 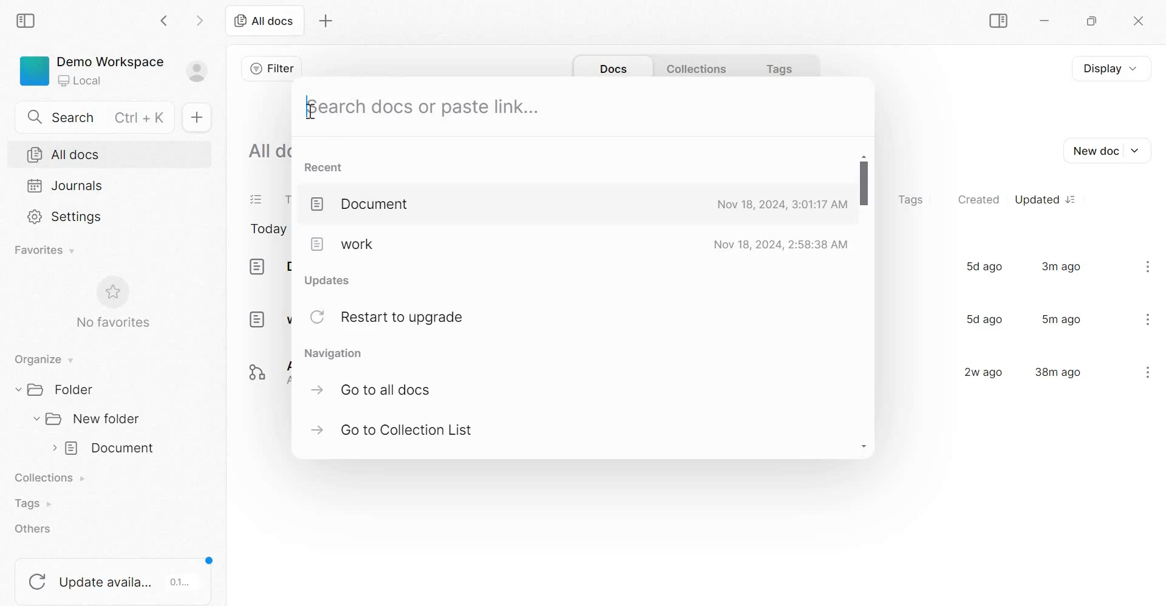 What do you see at coordinates (981, 319) in the screenshot?
I see `5d ago` at bounding box center [981, 319].